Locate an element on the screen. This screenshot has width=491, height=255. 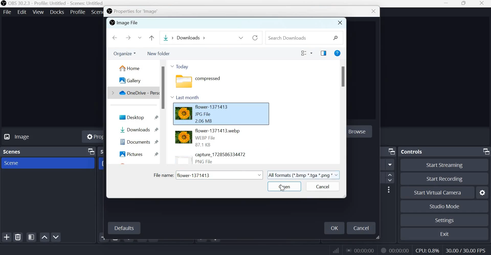
Dock Options icon is located at coordinates (485, 152).